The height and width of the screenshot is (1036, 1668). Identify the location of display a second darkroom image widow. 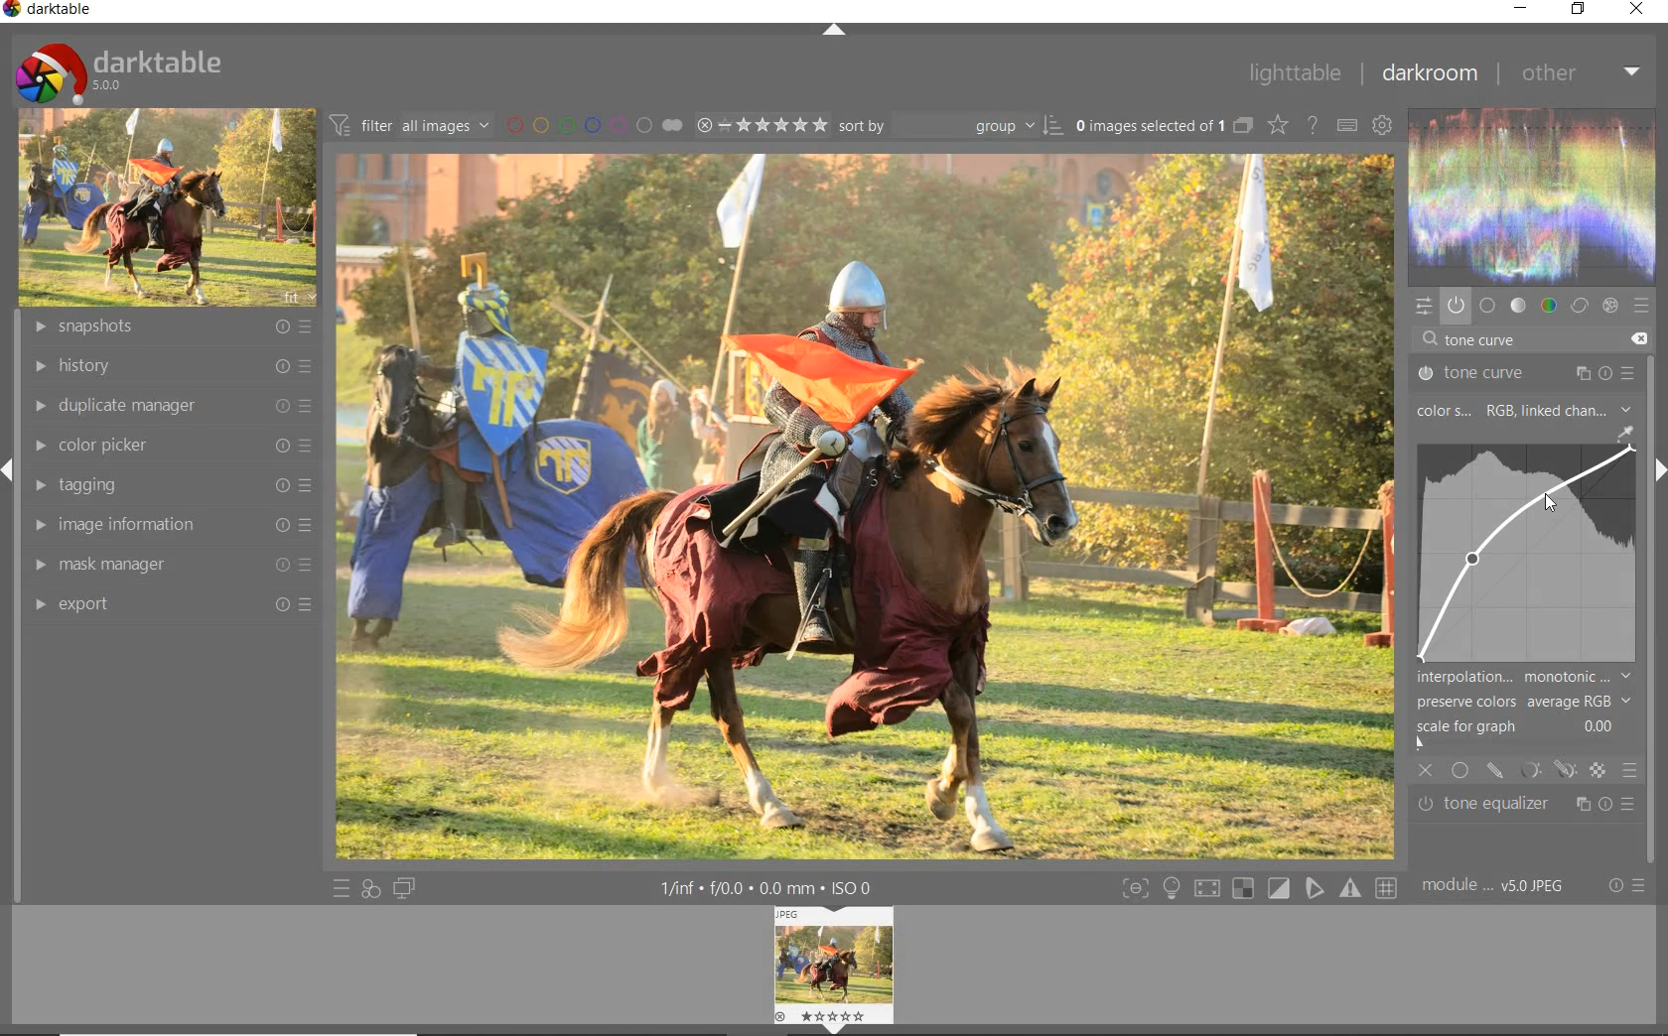
(405, 887).